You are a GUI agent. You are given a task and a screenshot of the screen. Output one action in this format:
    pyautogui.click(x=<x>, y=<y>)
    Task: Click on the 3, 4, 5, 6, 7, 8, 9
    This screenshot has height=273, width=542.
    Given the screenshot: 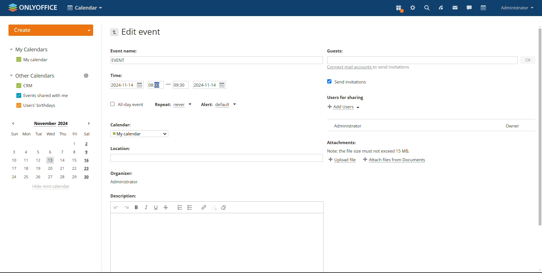 What is the action you would take?
    pyautogui.click(x=49, y=152)
    